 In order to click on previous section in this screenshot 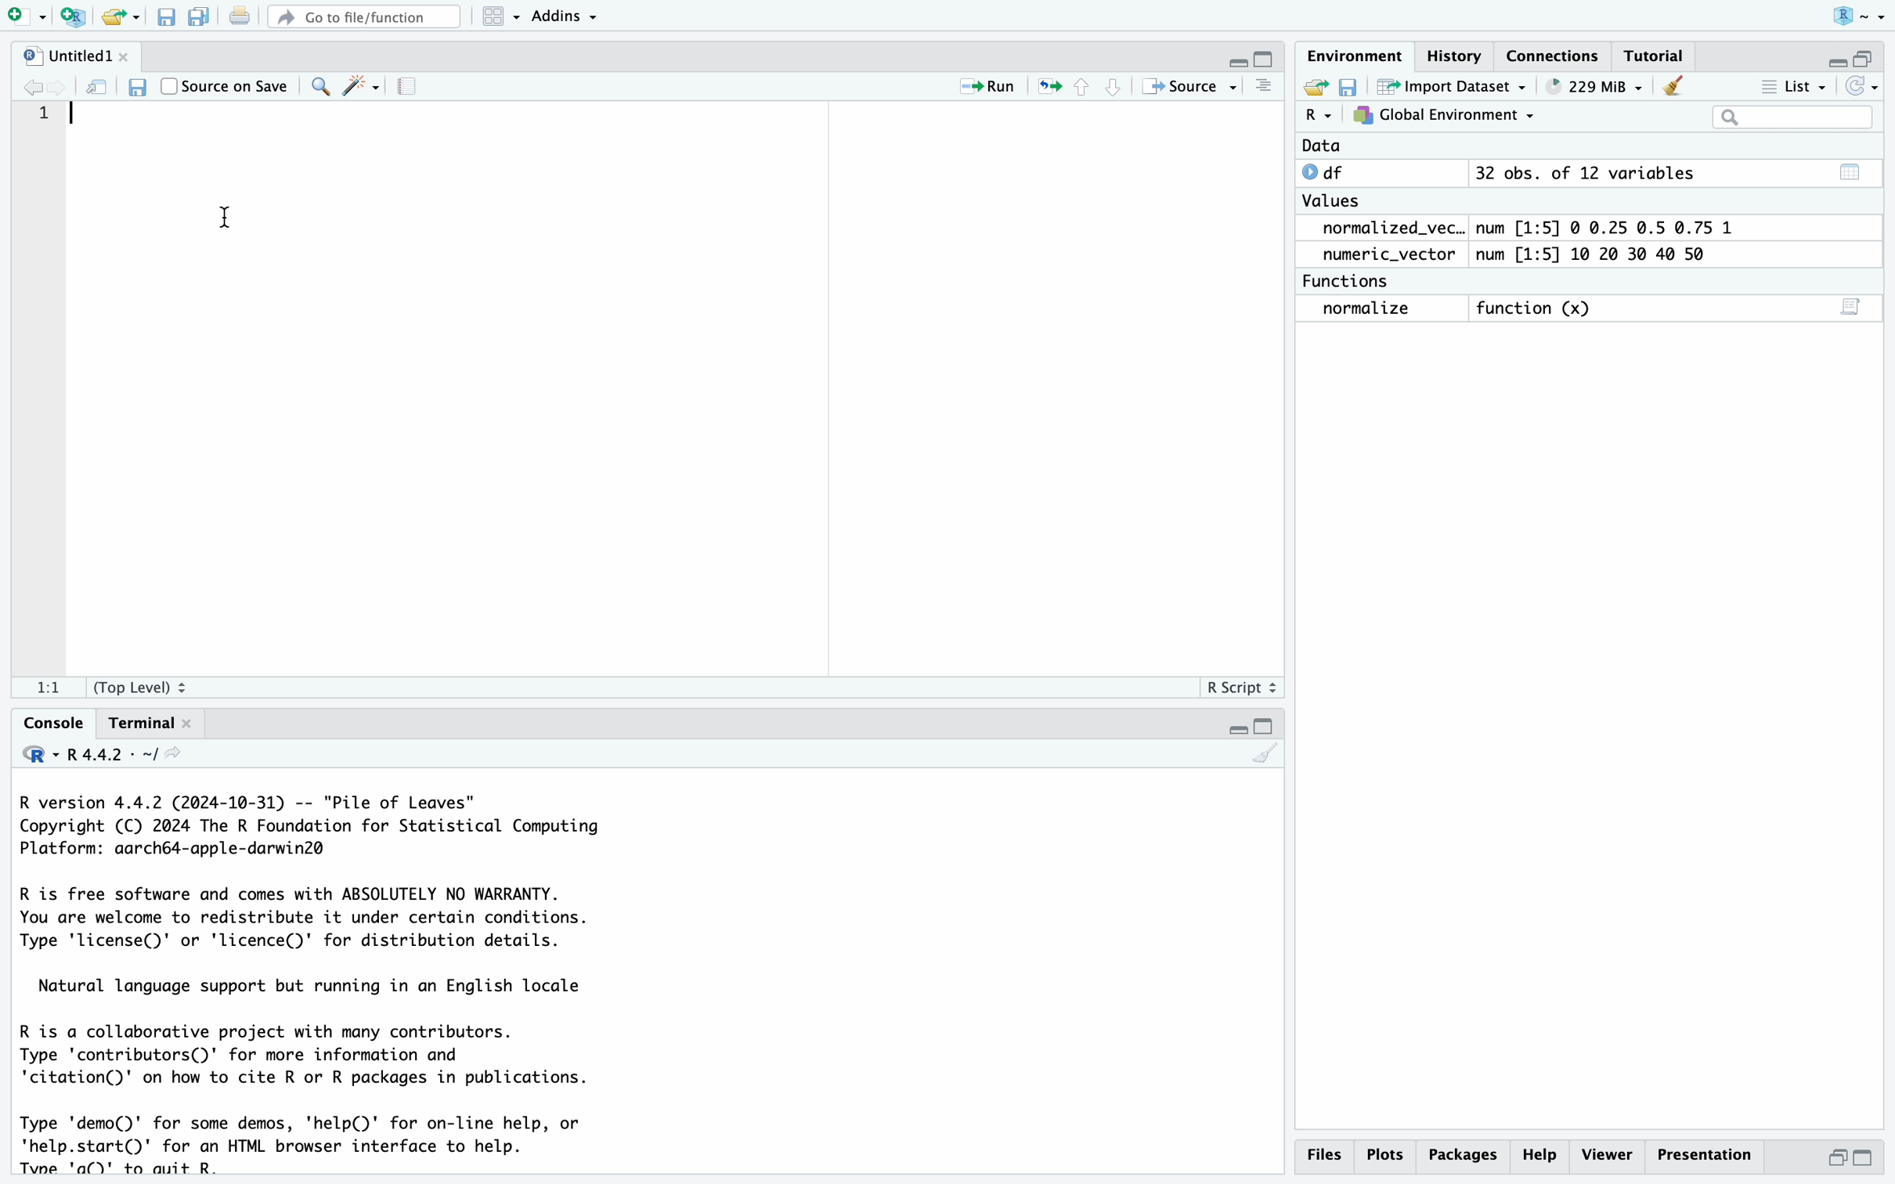, I will do `click(1085, 88)`.